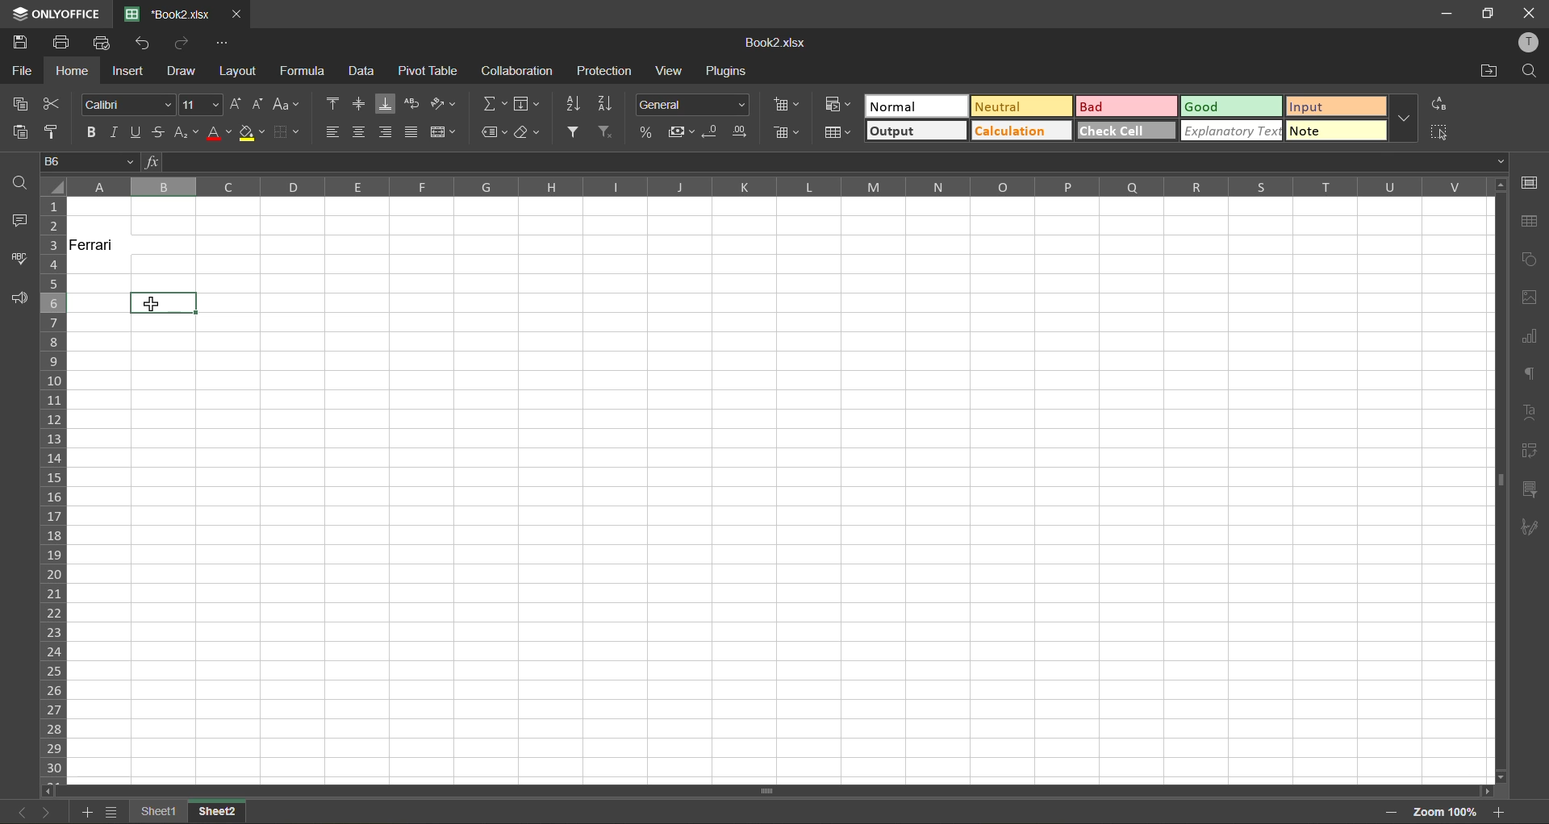 The width and height of the screenshot is (1549, 824). Describe the element at coordinates (495, 105) in the screenshot. I see `summation` at that location.